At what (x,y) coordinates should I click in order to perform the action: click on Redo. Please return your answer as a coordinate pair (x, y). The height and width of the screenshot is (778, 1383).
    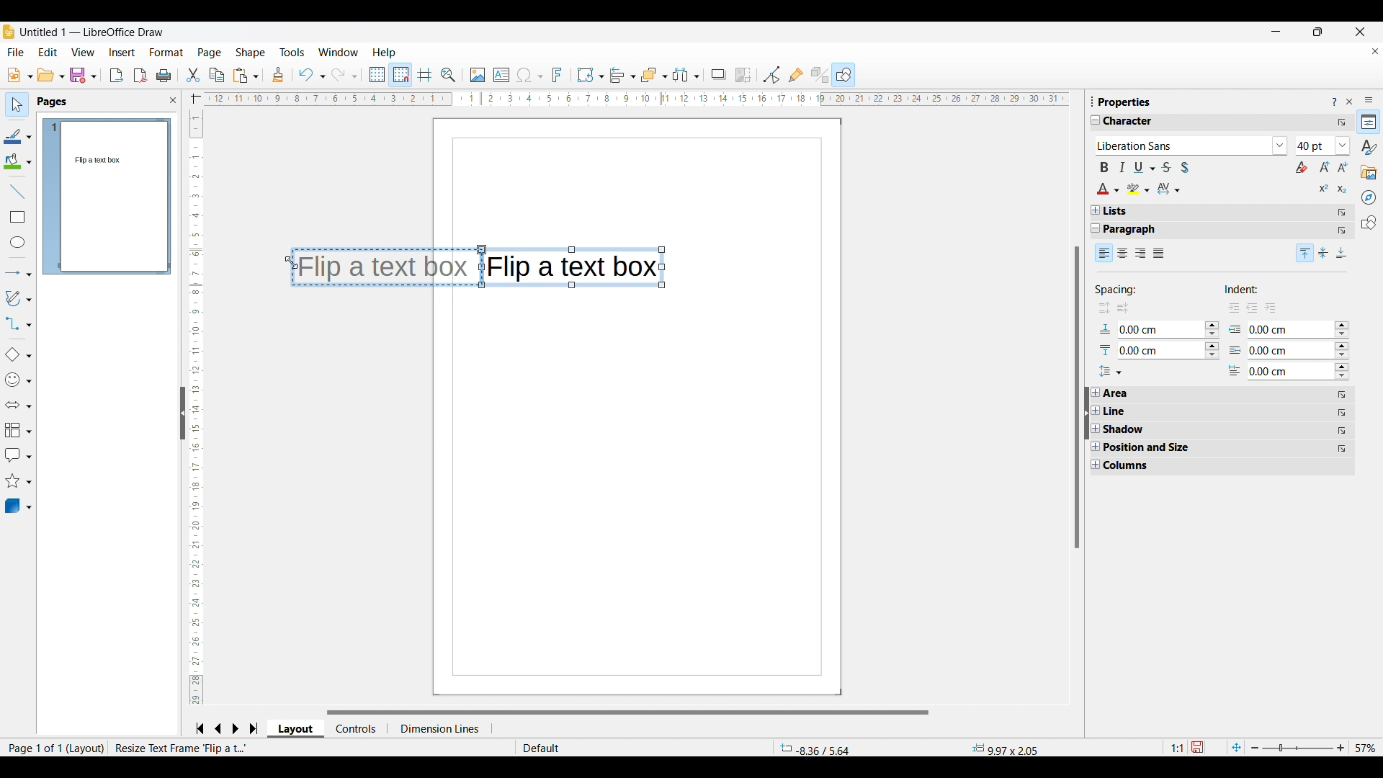
    Looking at the image, I should click on (345, 75).